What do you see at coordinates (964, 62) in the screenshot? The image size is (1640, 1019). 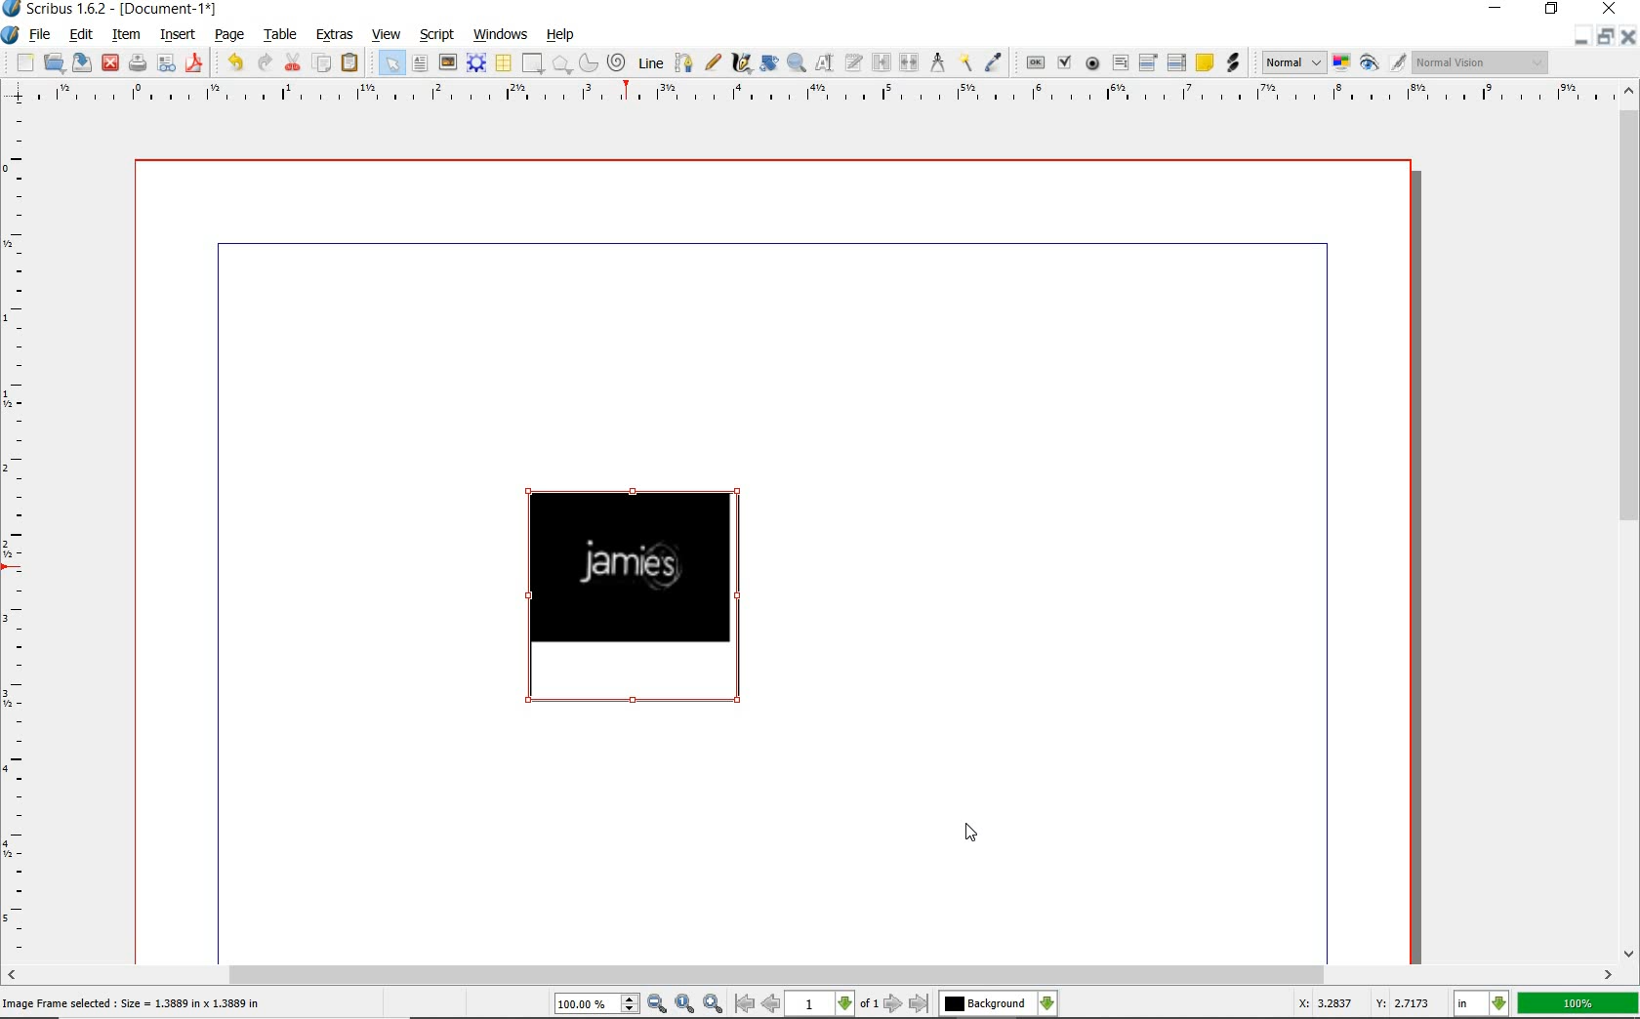 I see `copy item properties` at bounding box center [964, 62].